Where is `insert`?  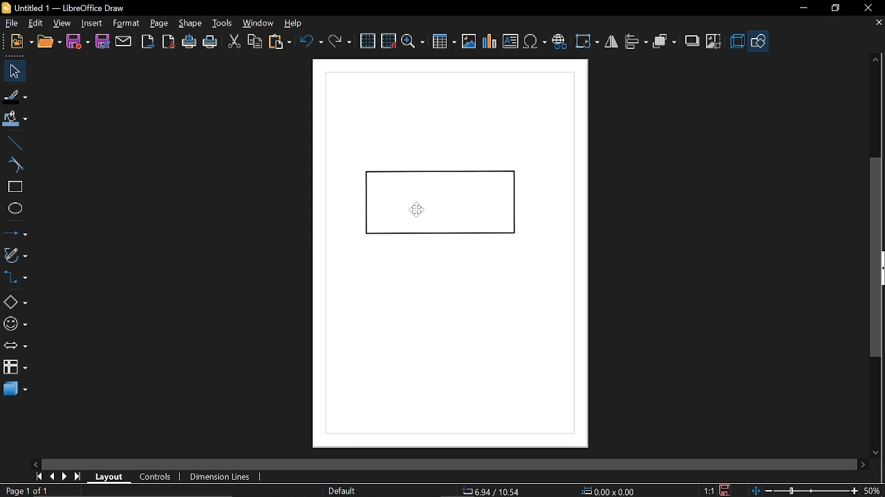
insert is located at coordinates (94, 23).